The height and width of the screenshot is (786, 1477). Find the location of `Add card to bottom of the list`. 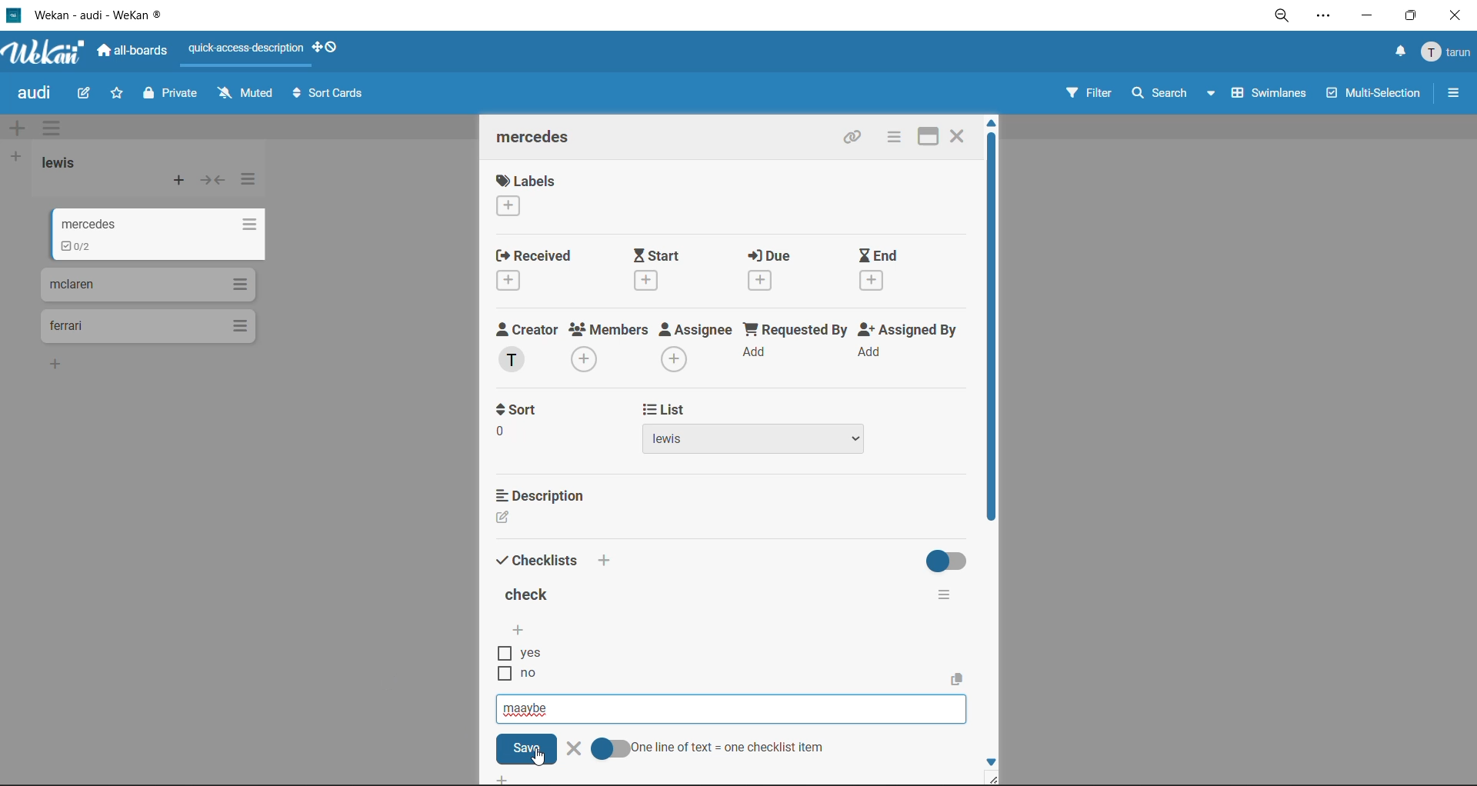

Add card to bottom of the list is located at coordinates (58, 363).